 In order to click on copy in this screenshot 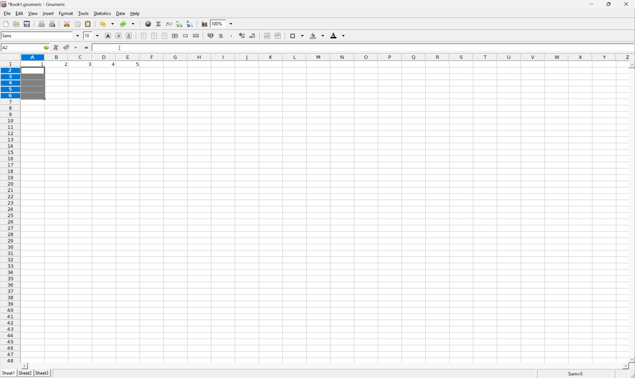, I will do `click(78, 23)`.